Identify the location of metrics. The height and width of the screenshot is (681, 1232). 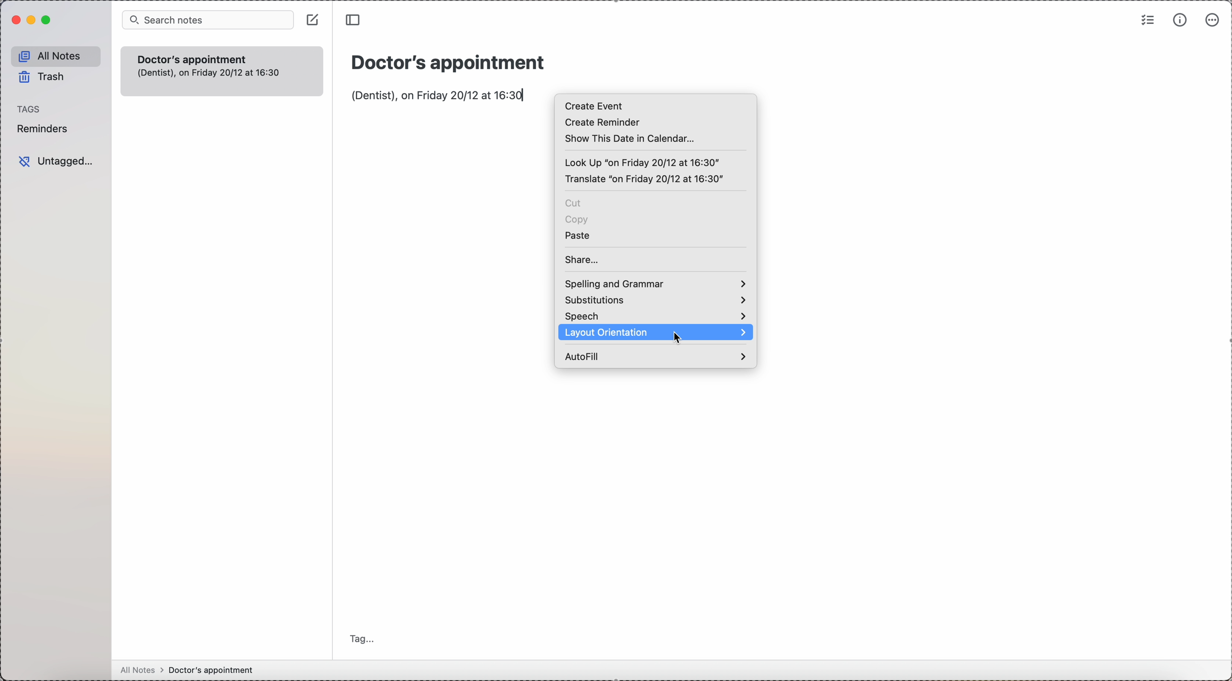
(1180, 20).